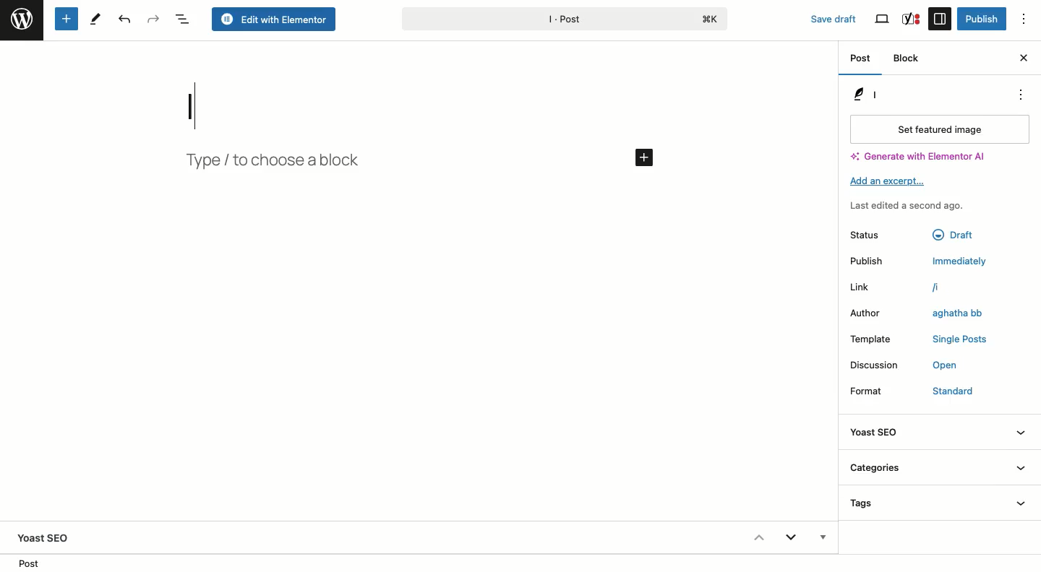 This screenshot has height=572, width=1041. What do you see at coordinates (883, 19) in the screenshot?
I see `View` at bounding box center [883, 19].